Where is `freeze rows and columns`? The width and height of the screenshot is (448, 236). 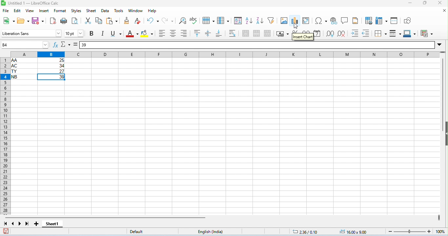
freeze rows and columns is located at coordinates (381, 21).